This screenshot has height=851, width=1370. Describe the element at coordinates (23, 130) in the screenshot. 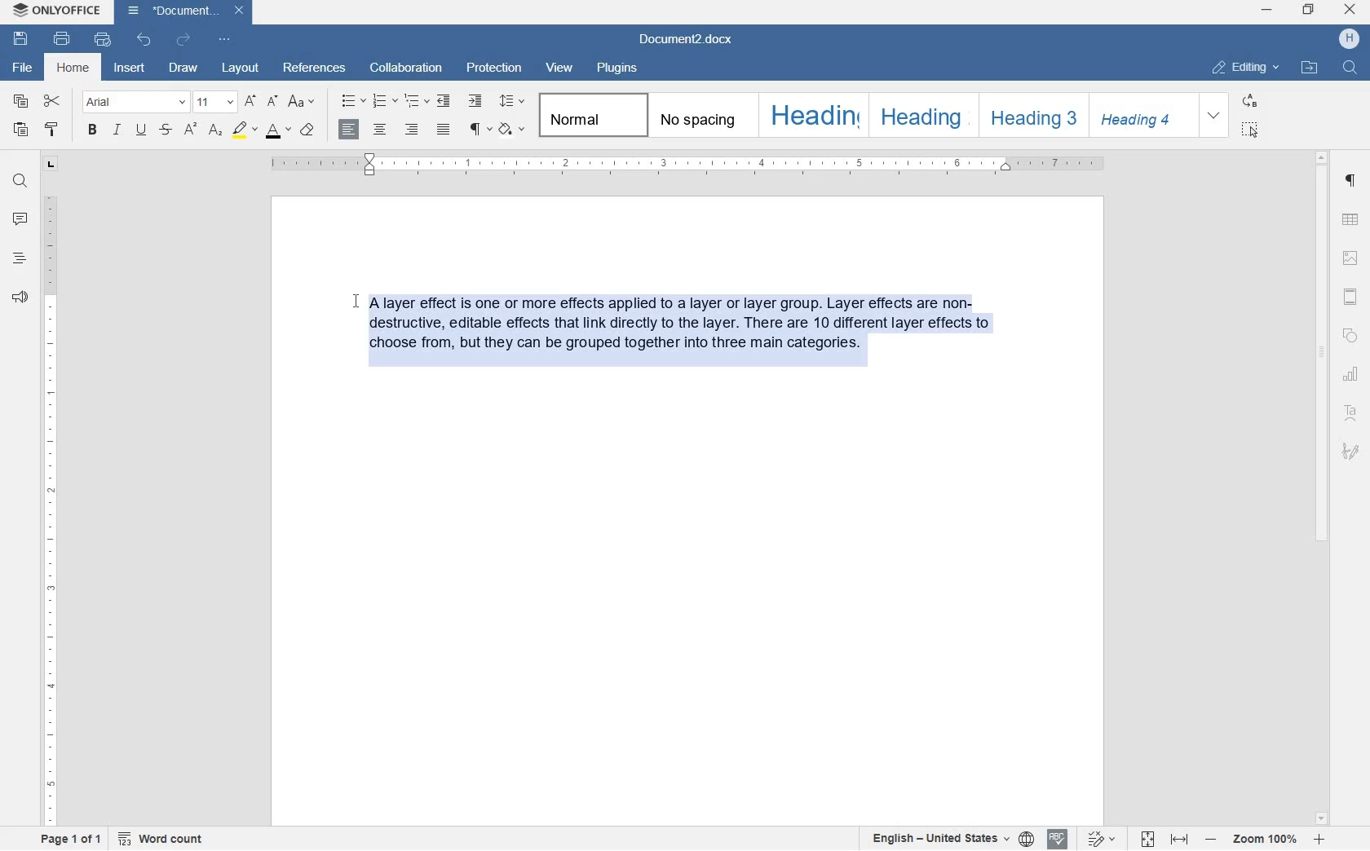

I see `paste` at that location.